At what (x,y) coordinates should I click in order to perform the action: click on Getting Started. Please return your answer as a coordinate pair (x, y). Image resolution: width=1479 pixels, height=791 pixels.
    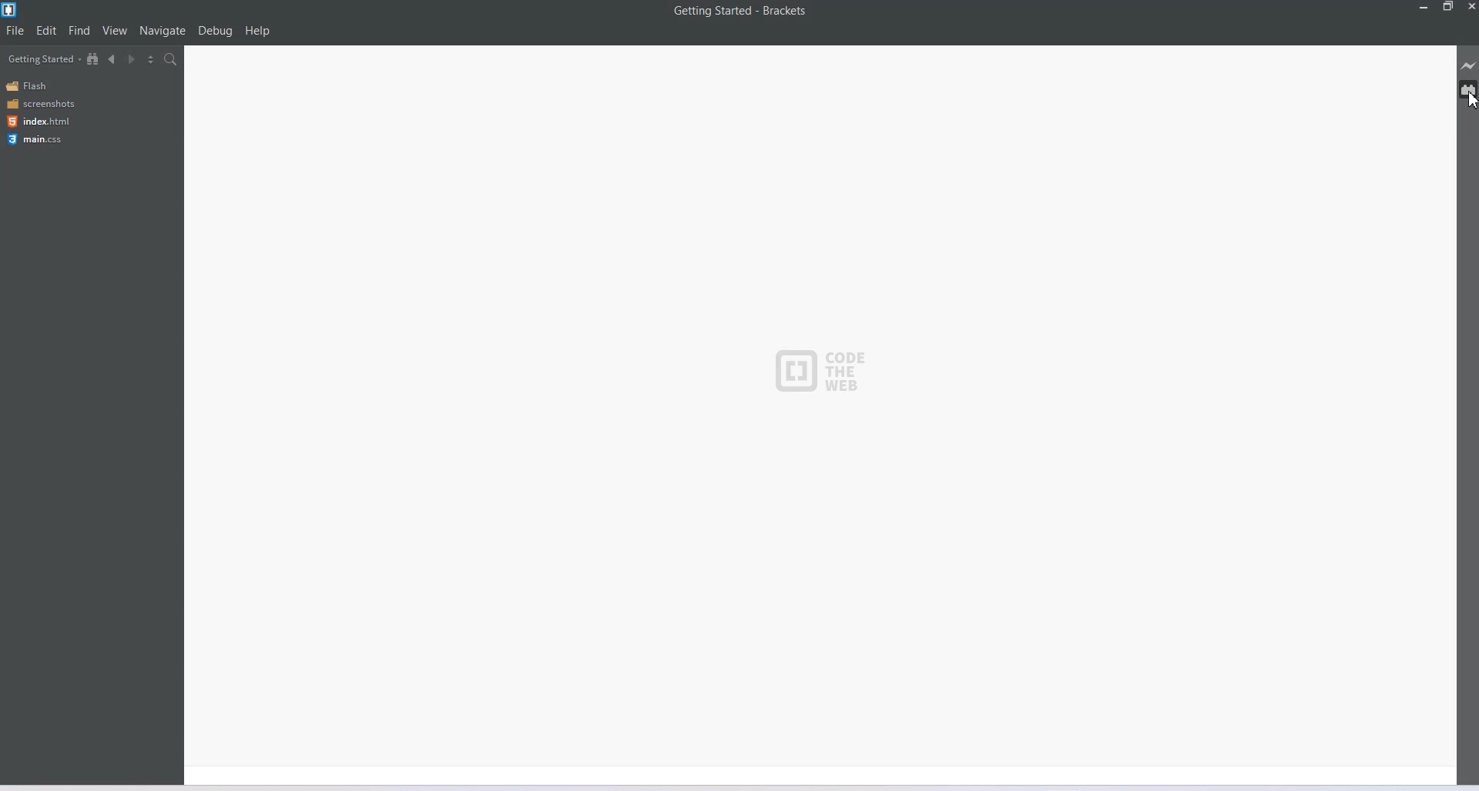
    Looking at the image, I should click on (44, 58).